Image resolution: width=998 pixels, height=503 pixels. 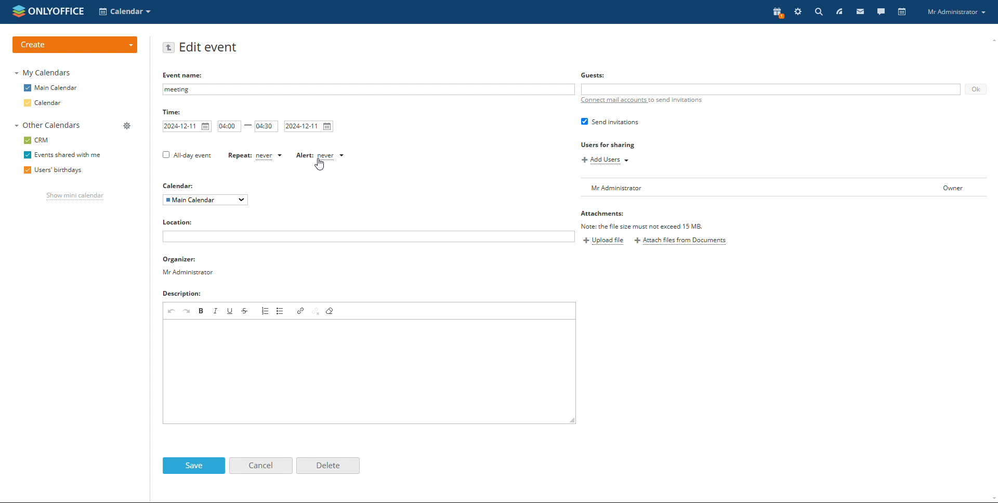 What do you see at coordinates (185, 295) in the screenshot?
I see `description` at bounding box center [185, 295].